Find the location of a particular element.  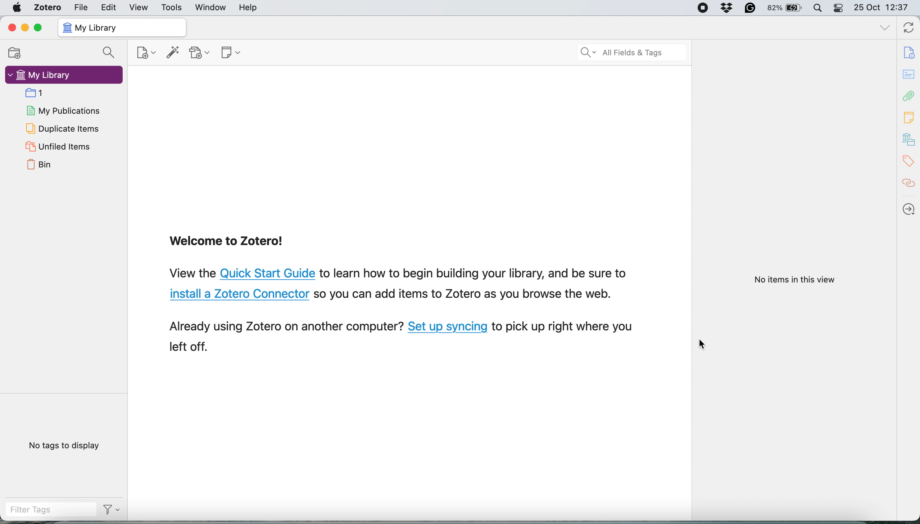

new collection is located at coordinates (12, 54).